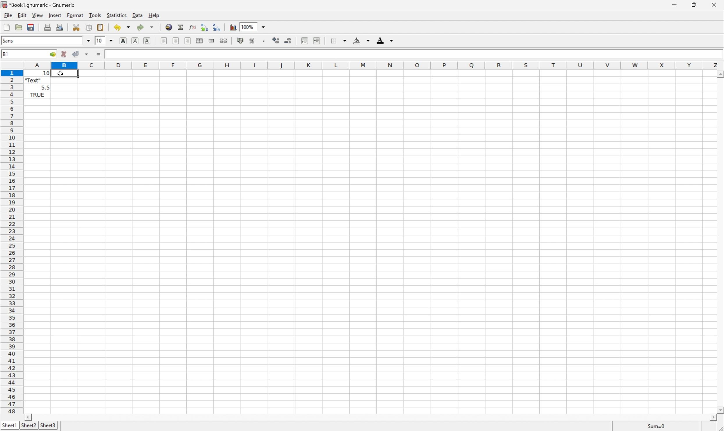 The image size is (724, 431). Describe the element at coordinates (100, 27) in the screenshot. I see `Paste a clipboard` at that location.